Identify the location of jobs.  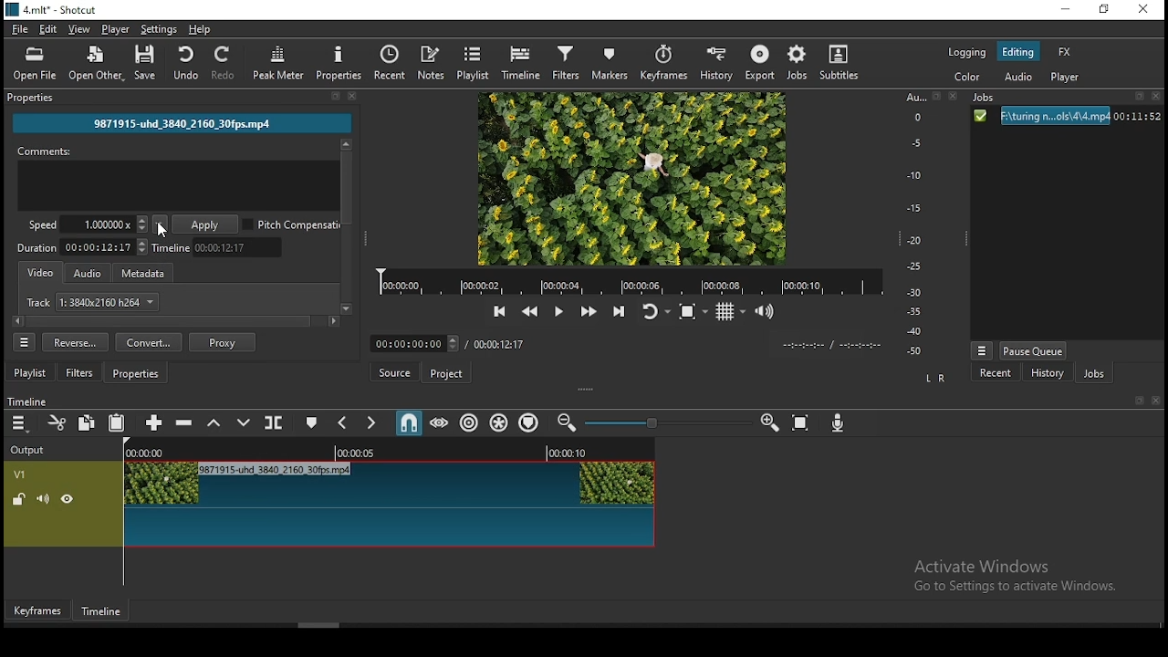
(1093, 375).